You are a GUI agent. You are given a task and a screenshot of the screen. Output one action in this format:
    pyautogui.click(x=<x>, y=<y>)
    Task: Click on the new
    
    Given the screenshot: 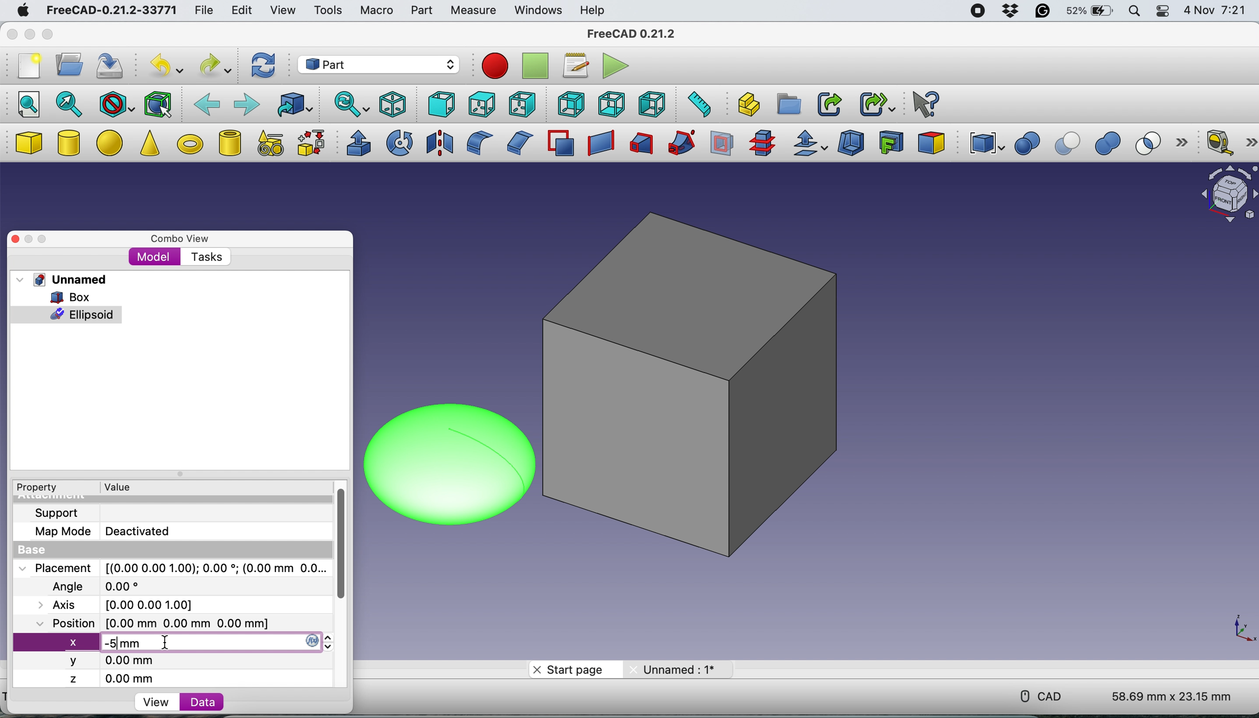 What is the action you would take?
    pyautogui.click(x=27, y=69)
    